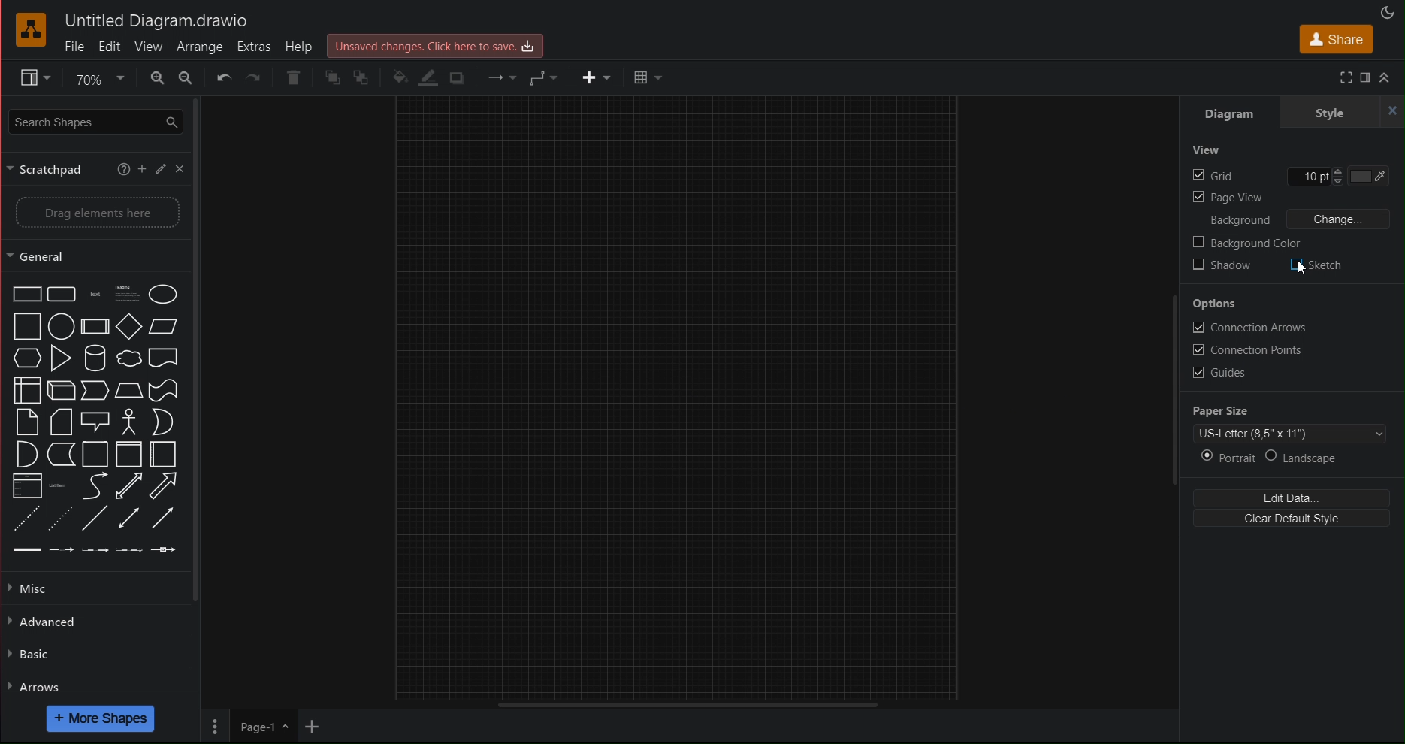 This screenshot has height=744, width=1405. I want to click on Undo, so click(222, 78).